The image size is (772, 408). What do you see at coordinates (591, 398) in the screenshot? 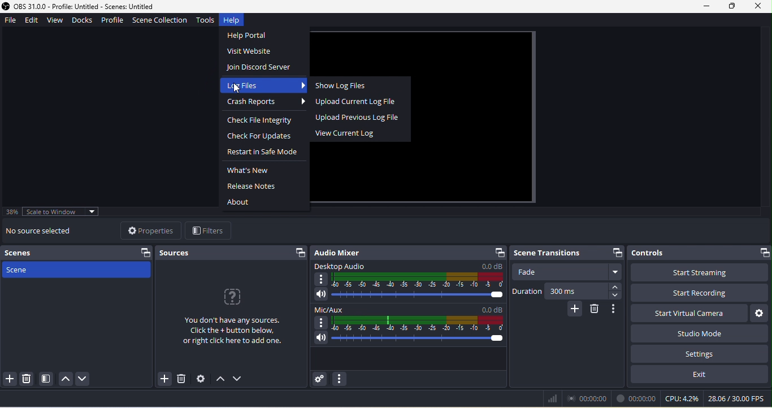
I see `00.00.00` at bounding box center [591, 398].